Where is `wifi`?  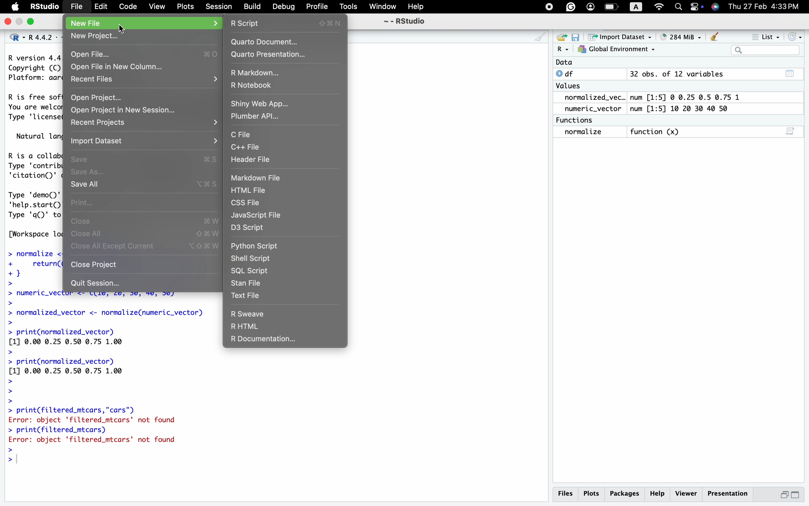
wifi is located at coordinates (660, 6).